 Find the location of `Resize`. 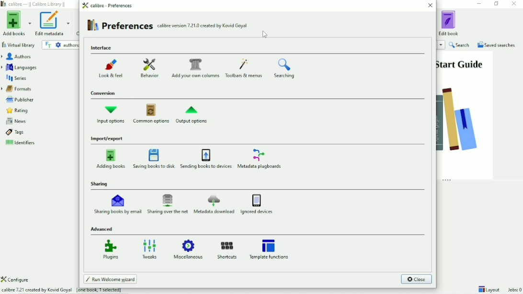

Resize is located at coordinates (447, 181).